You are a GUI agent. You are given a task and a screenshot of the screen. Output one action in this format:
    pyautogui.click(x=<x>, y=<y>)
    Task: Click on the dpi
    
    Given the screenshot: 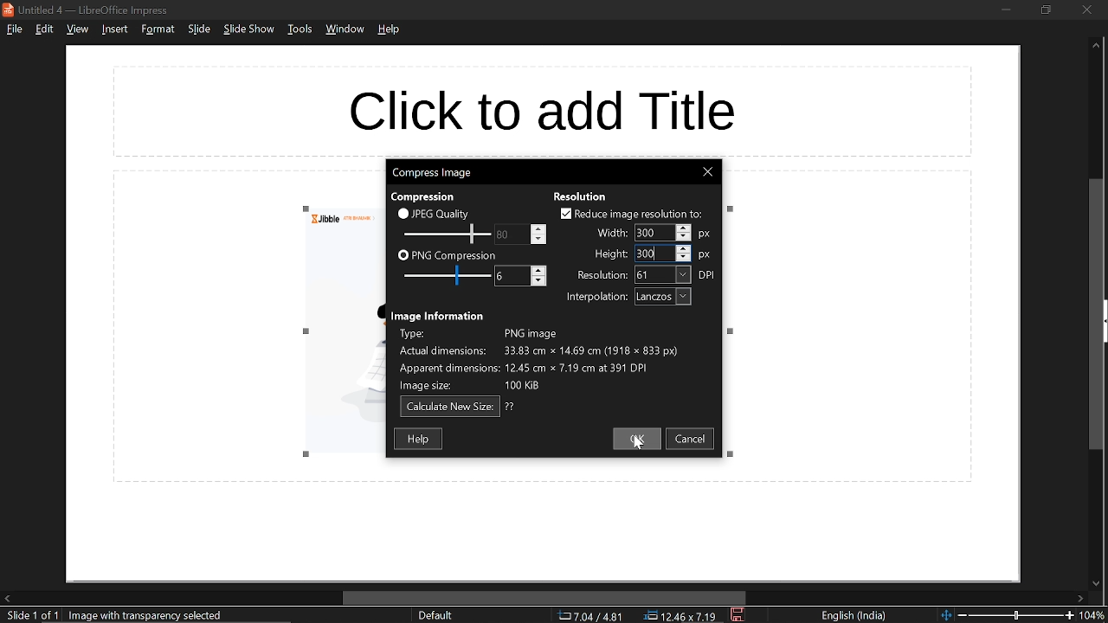 What is the action you would take?
    pyautogui.click(x=709, y=275)
    